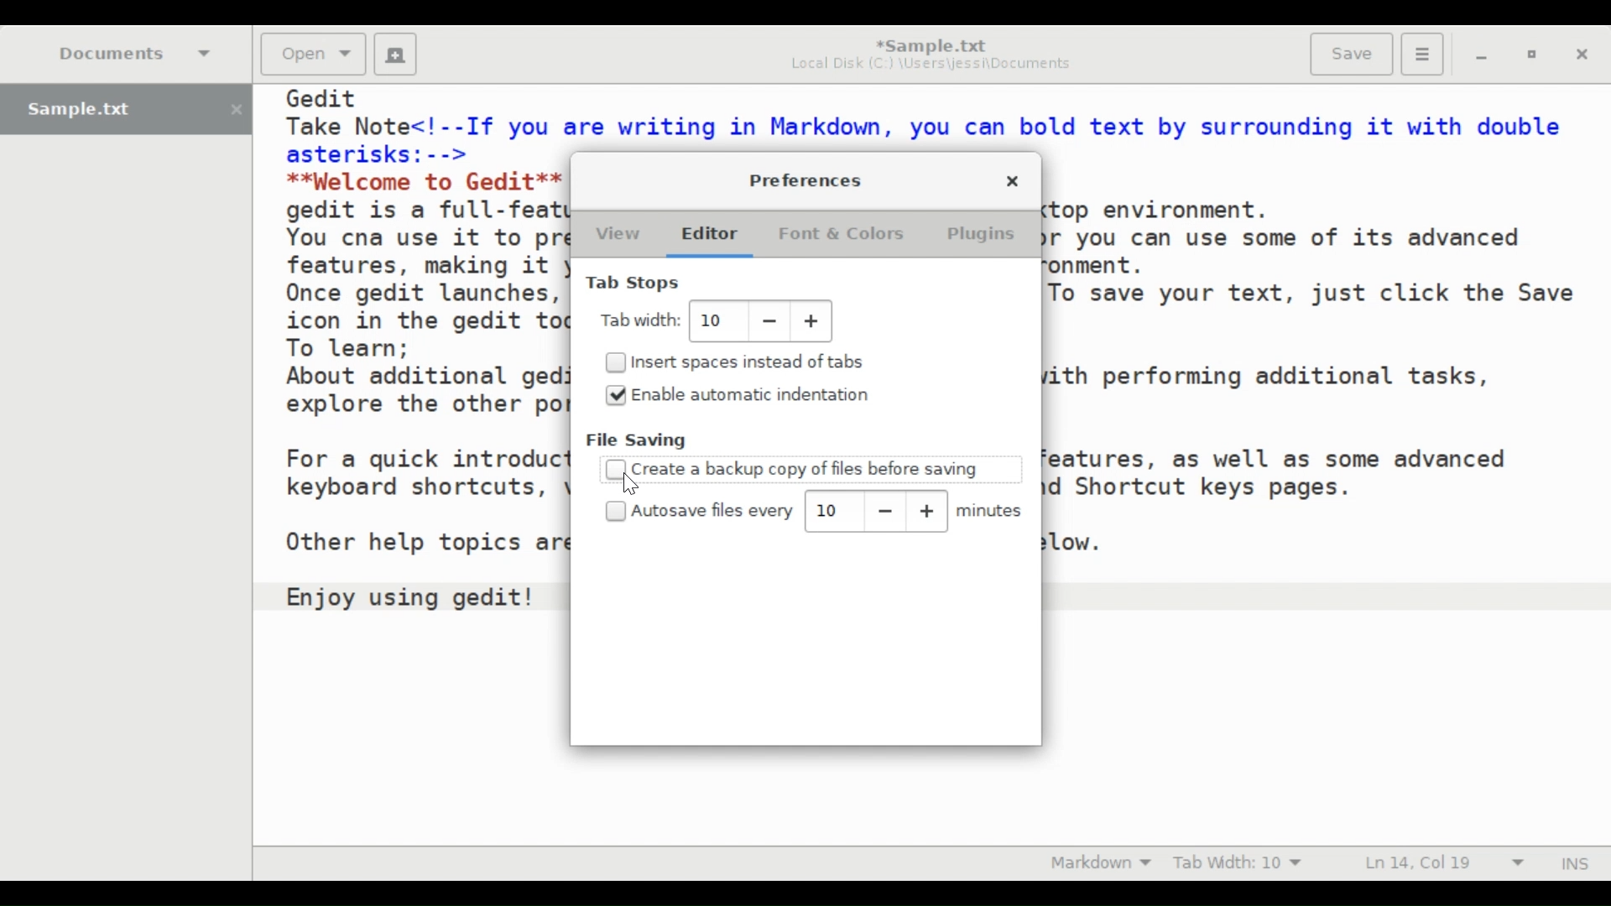 This screenshot has height=906, width=1611. Describe the element at coordinates (753, 393) in the screenshot. I see `(un)select Enable automatic indentation` at that location.